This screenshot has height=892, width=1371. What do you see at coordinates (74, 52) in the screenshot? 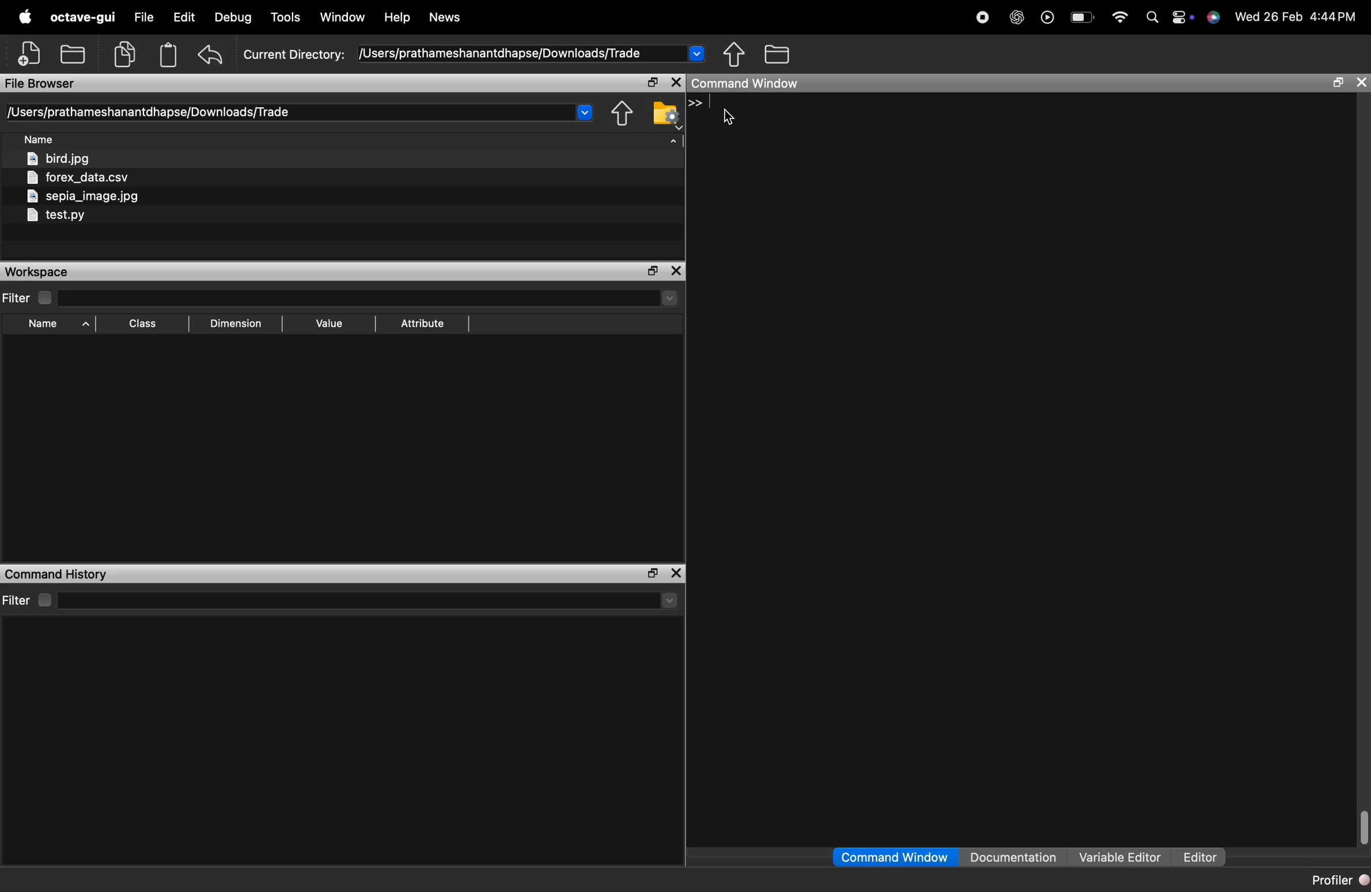
I see `open folder` at bounding box center [74, 52].